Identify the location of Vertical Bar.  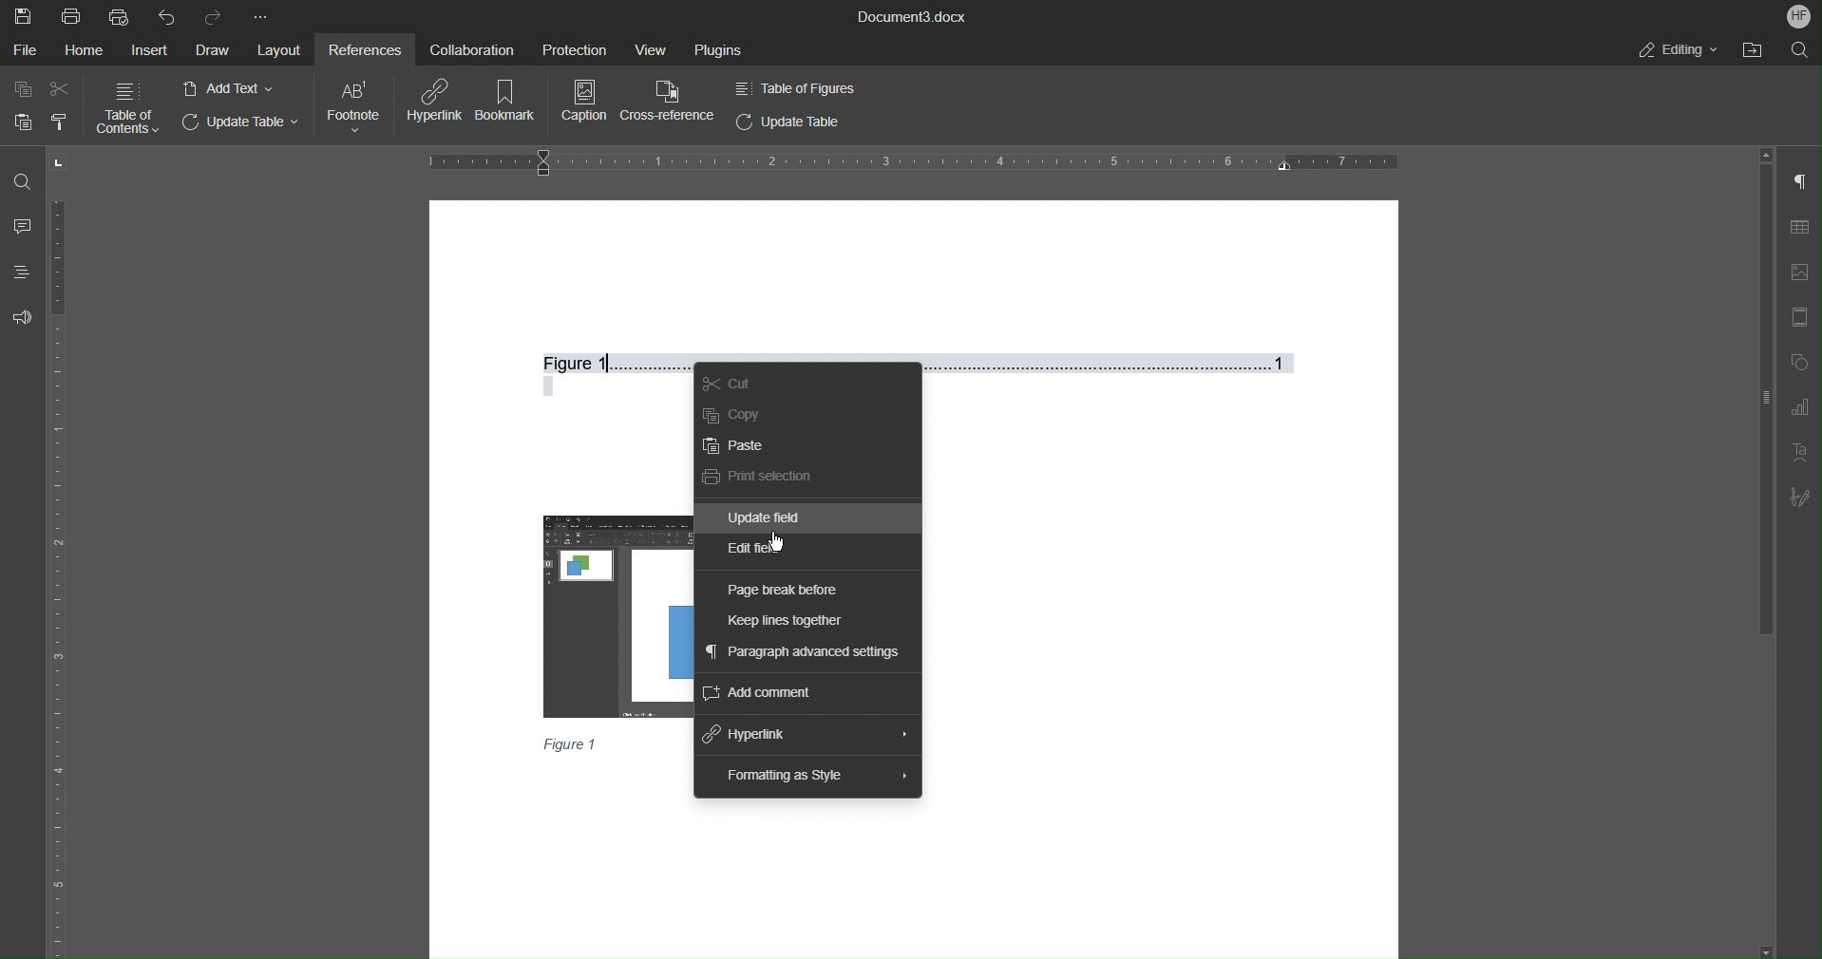
(1763, 384).